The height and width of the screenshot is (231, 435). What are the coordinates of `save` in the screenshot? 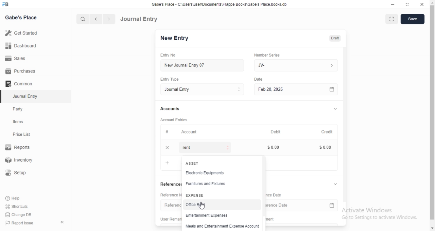 It's located at (413, 20).